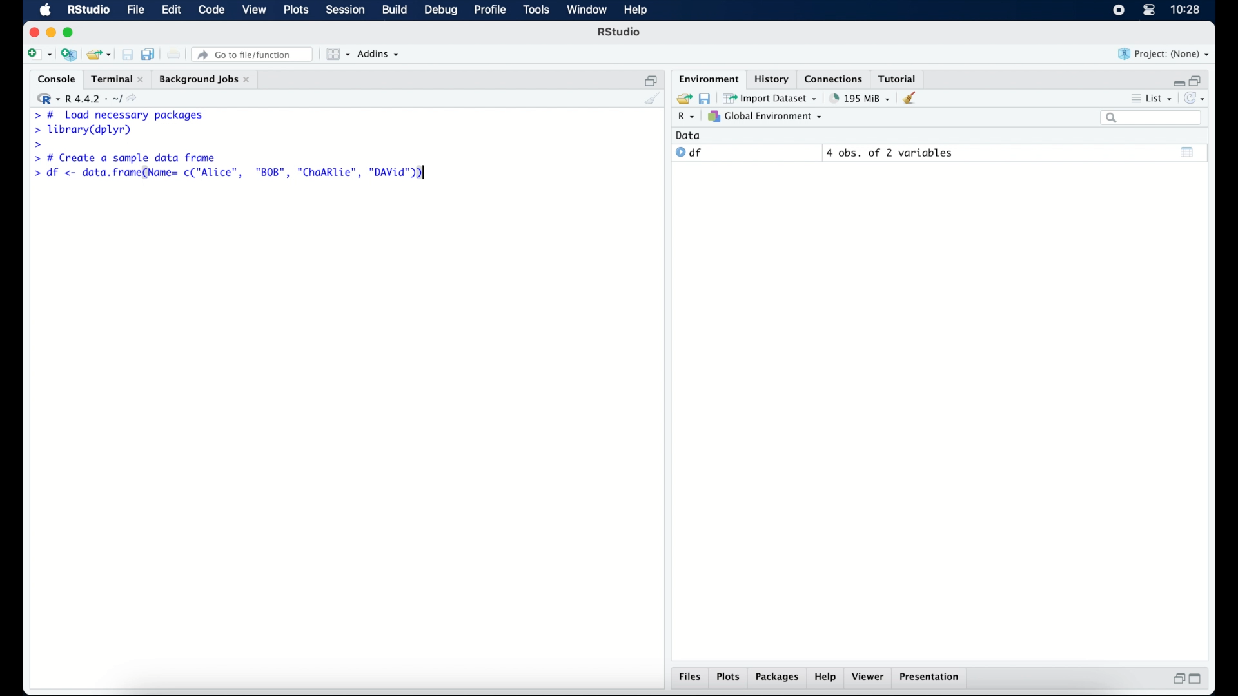  I want to click on load existing project, so click(98, 55).